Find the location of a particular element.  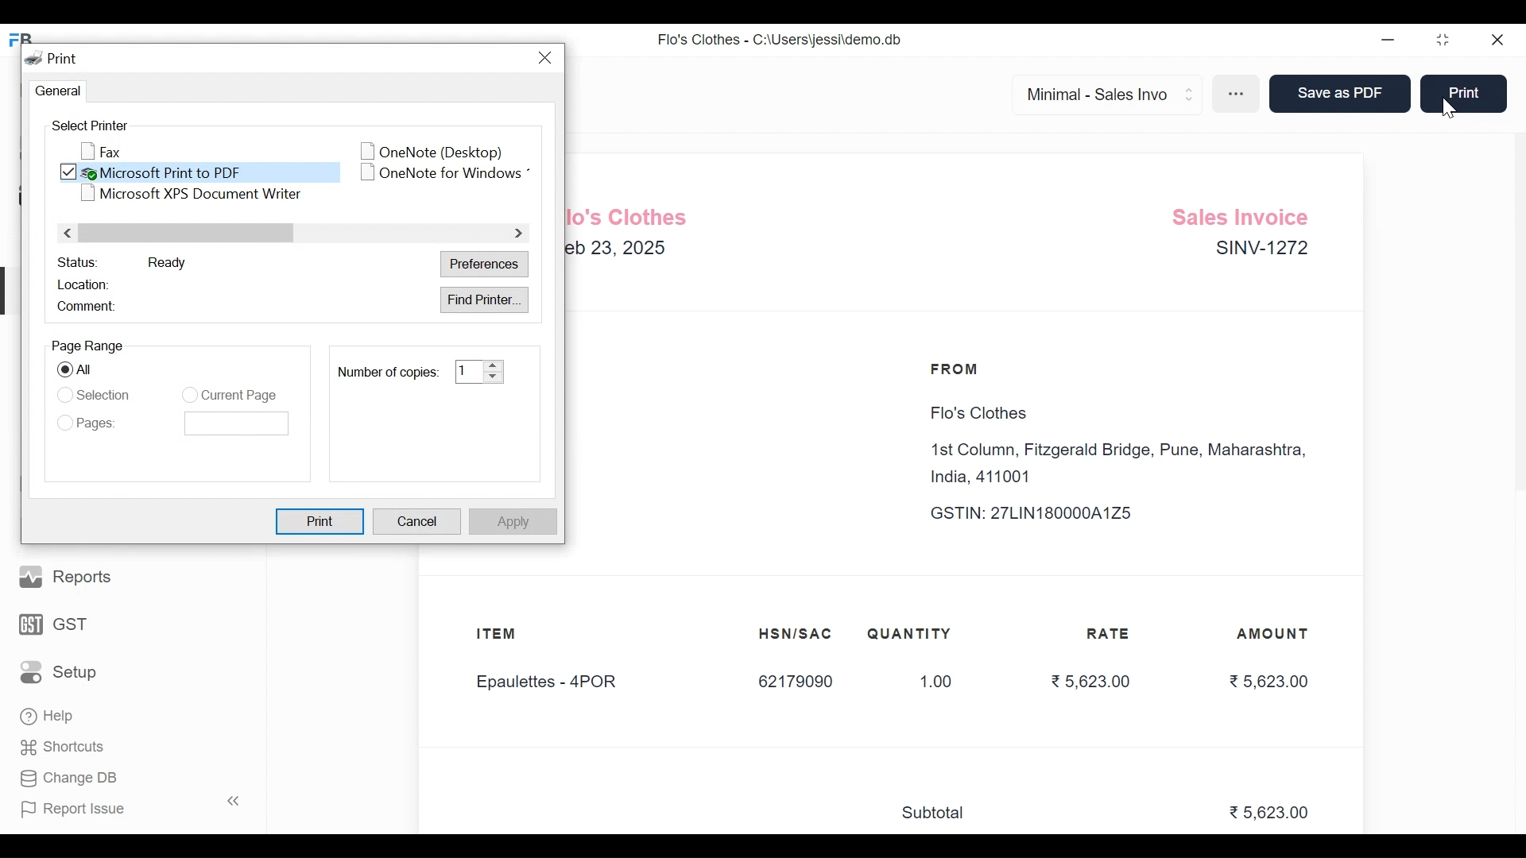

RATE is located at coordinates (1113, 634).